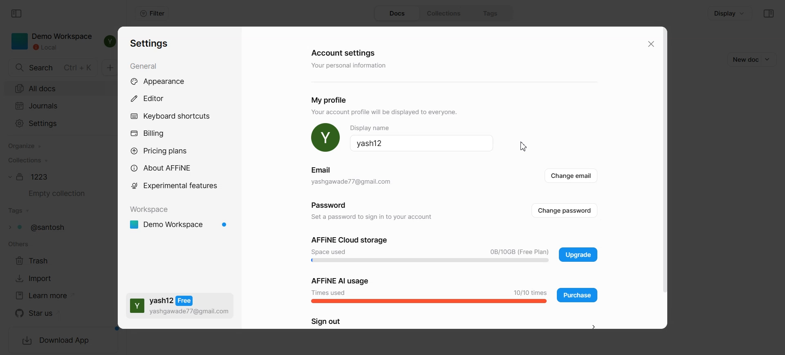  I want to click on Pricing plans, so click(164, 151).